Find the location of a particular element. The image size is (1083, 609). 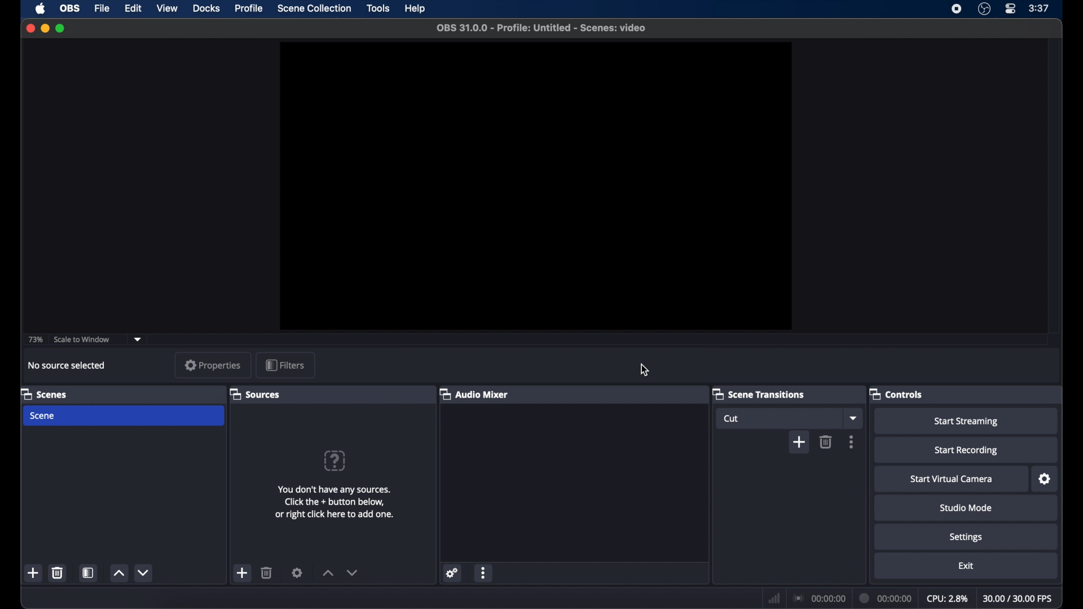

info is located at coordinates (334, 502).